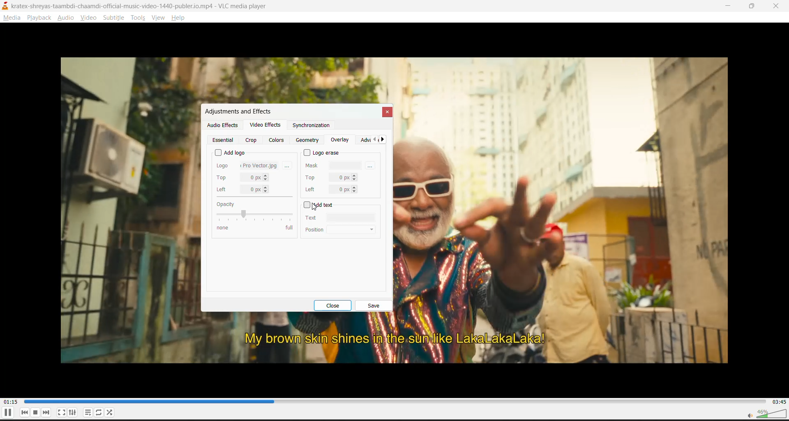  I want to click on previous, so click(373, 140).